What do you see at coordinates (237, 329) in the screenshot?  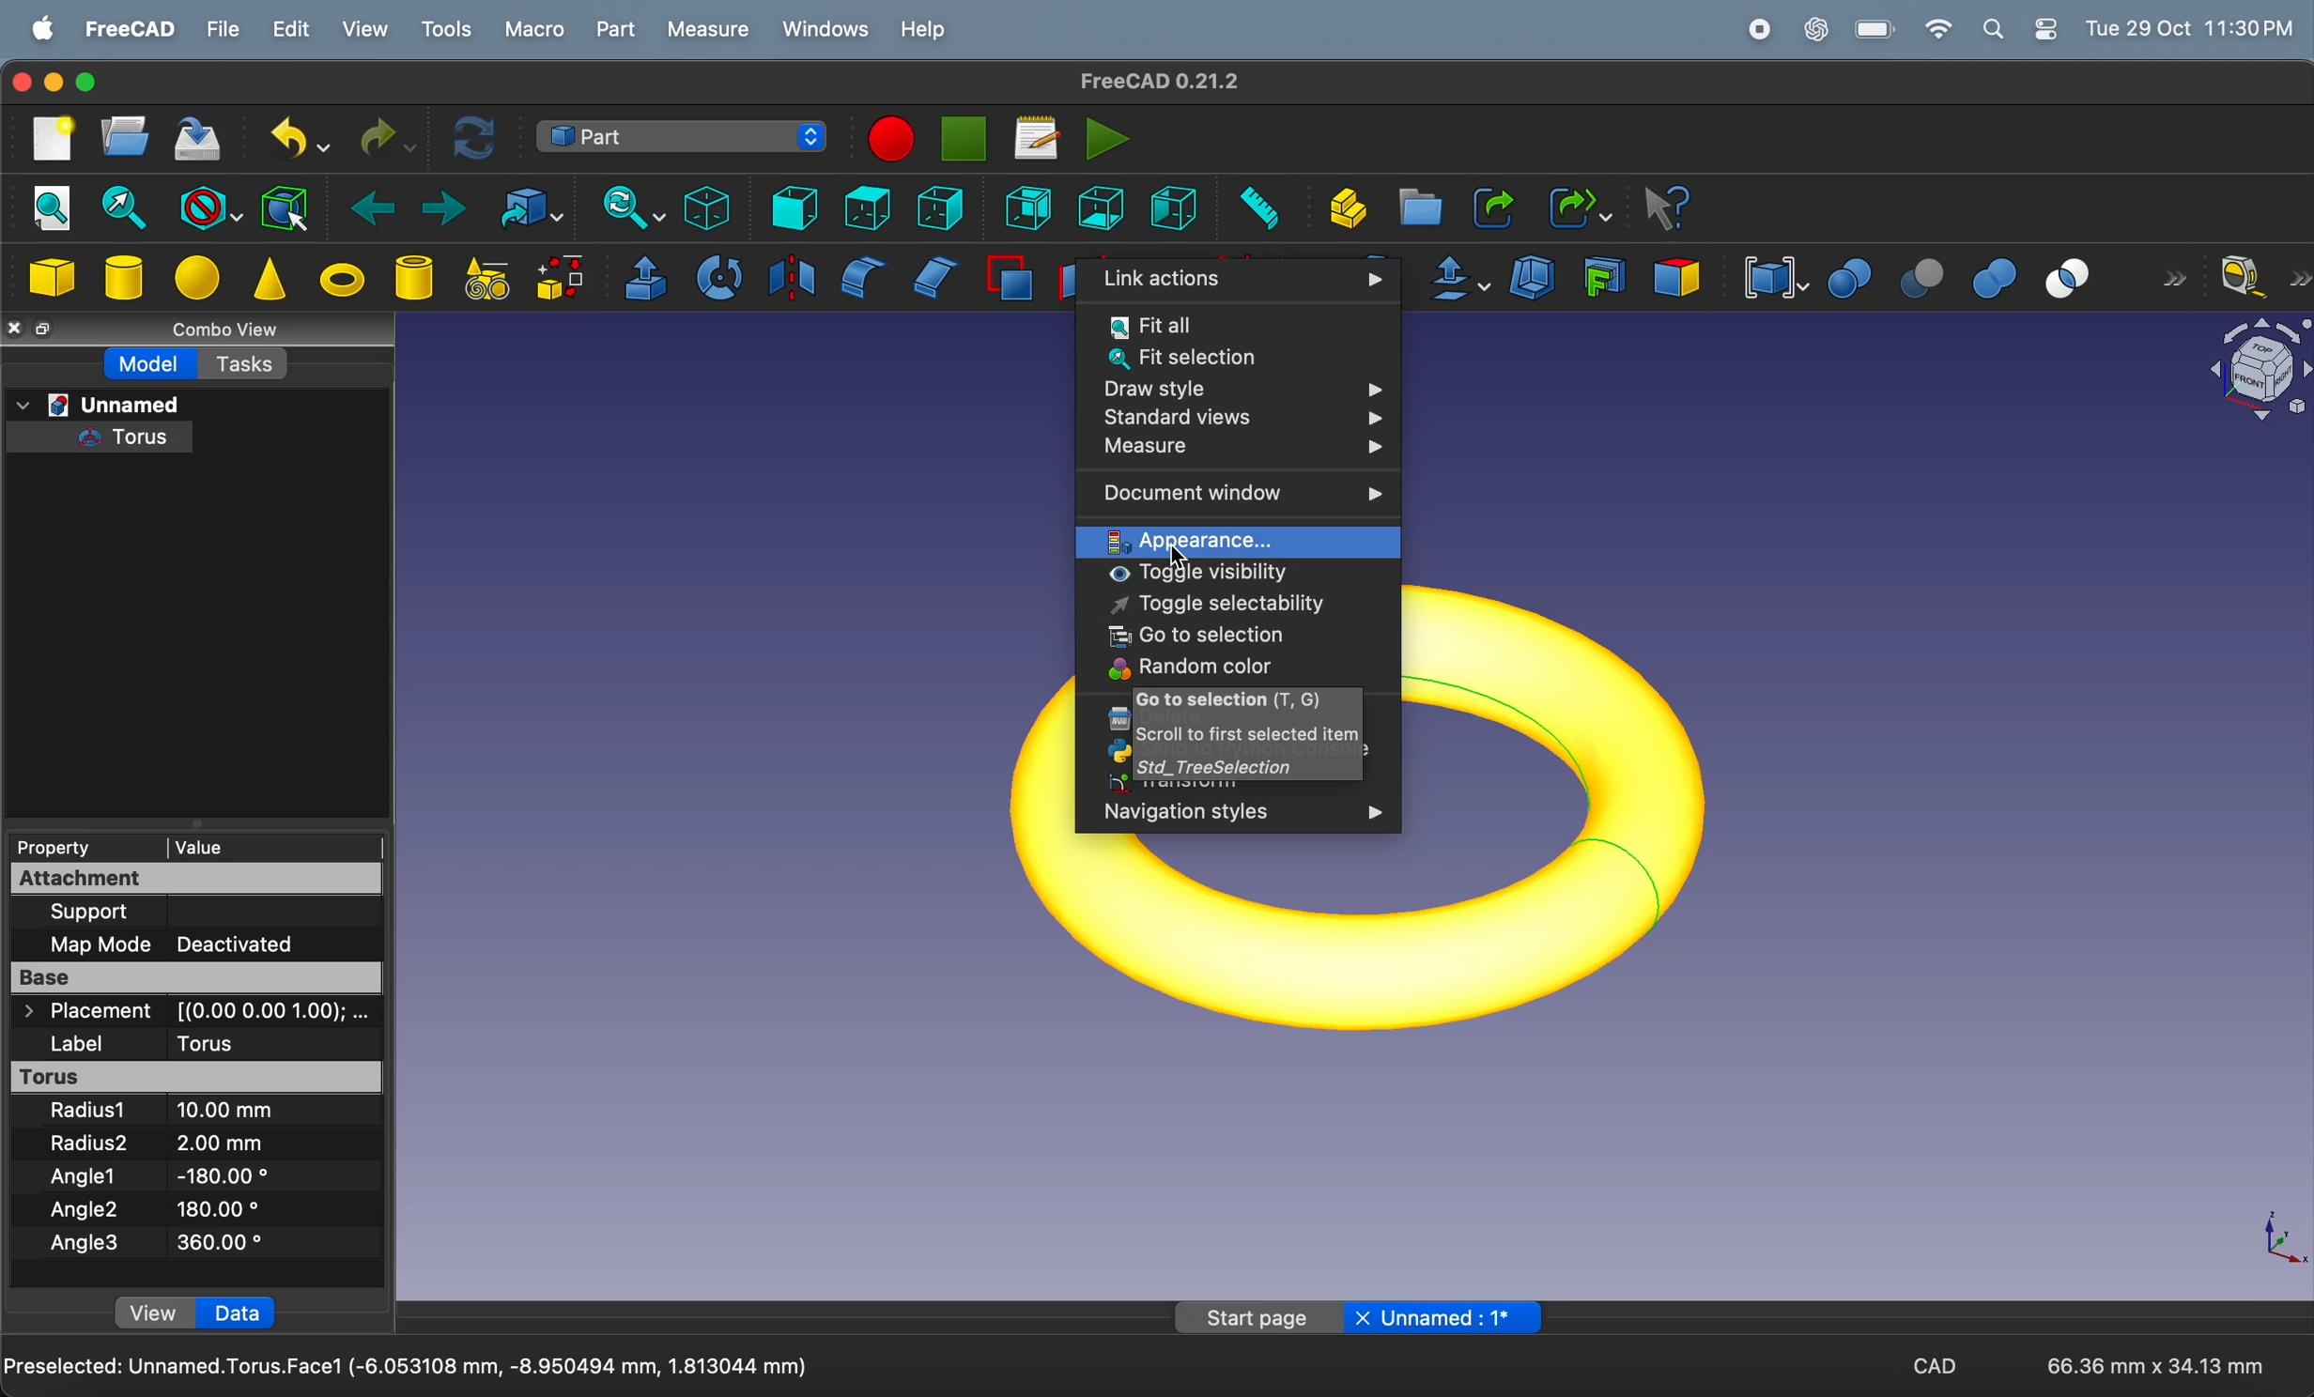 I see `combo views` at bounding box center [237, 329].